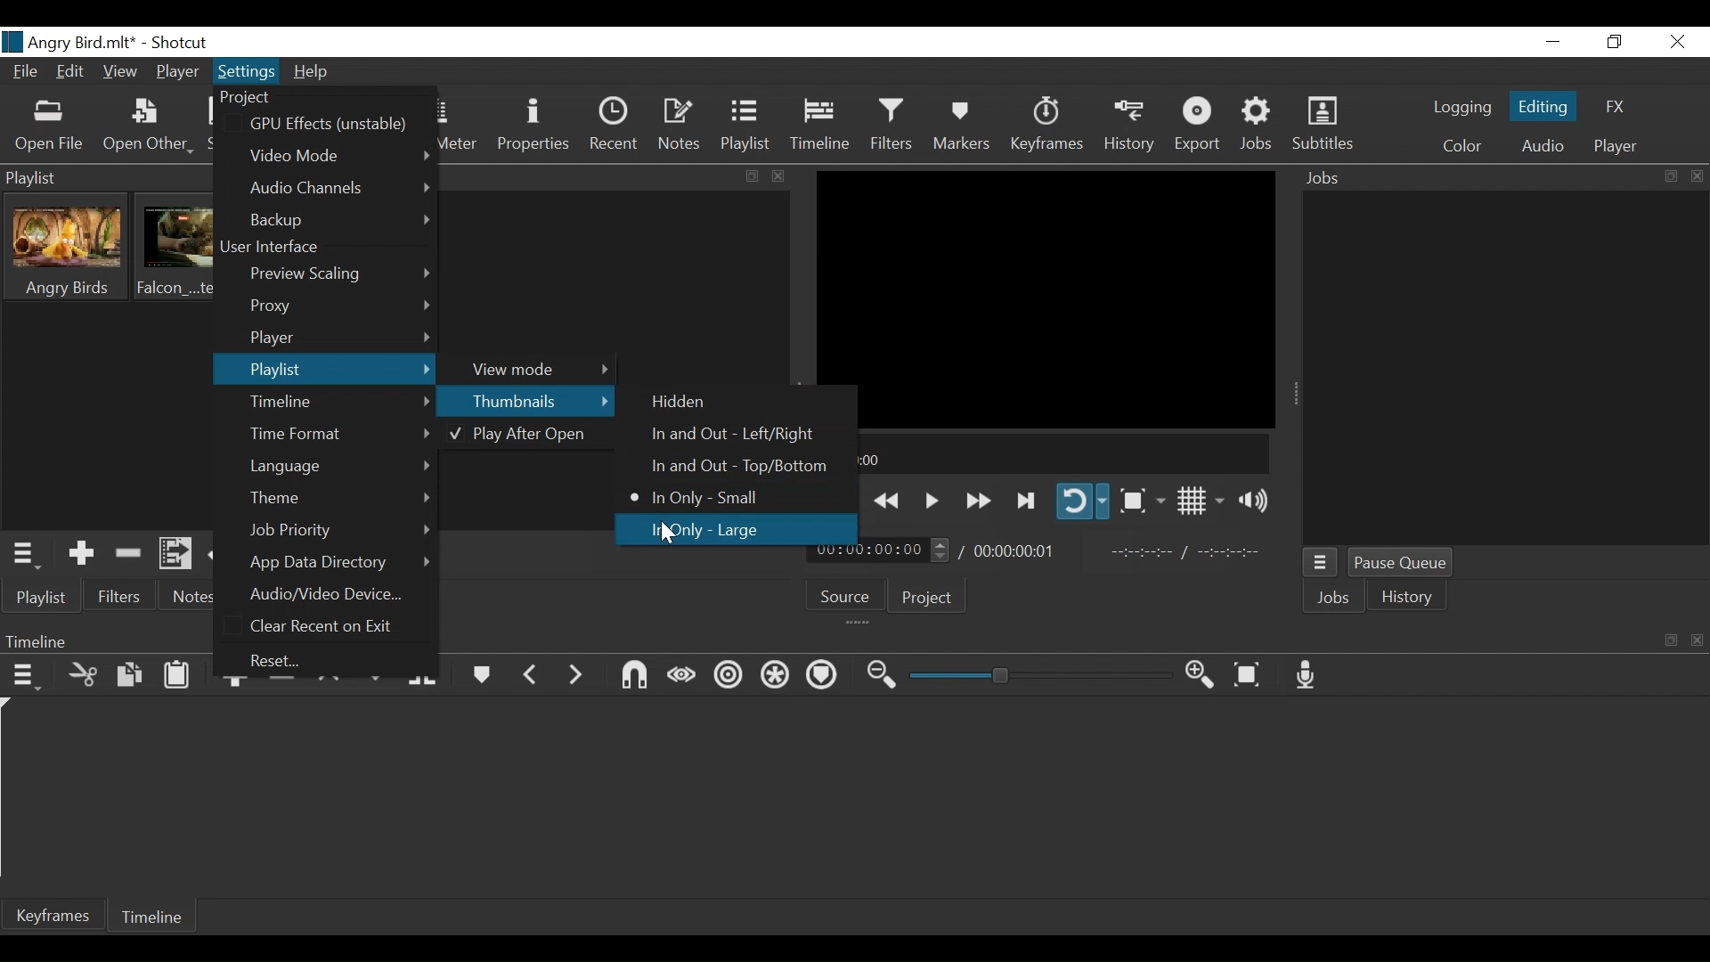  What do you see at coordinates (45, 599) in the screenshot?
I see `Playlist` at bounding box center [45, 599].